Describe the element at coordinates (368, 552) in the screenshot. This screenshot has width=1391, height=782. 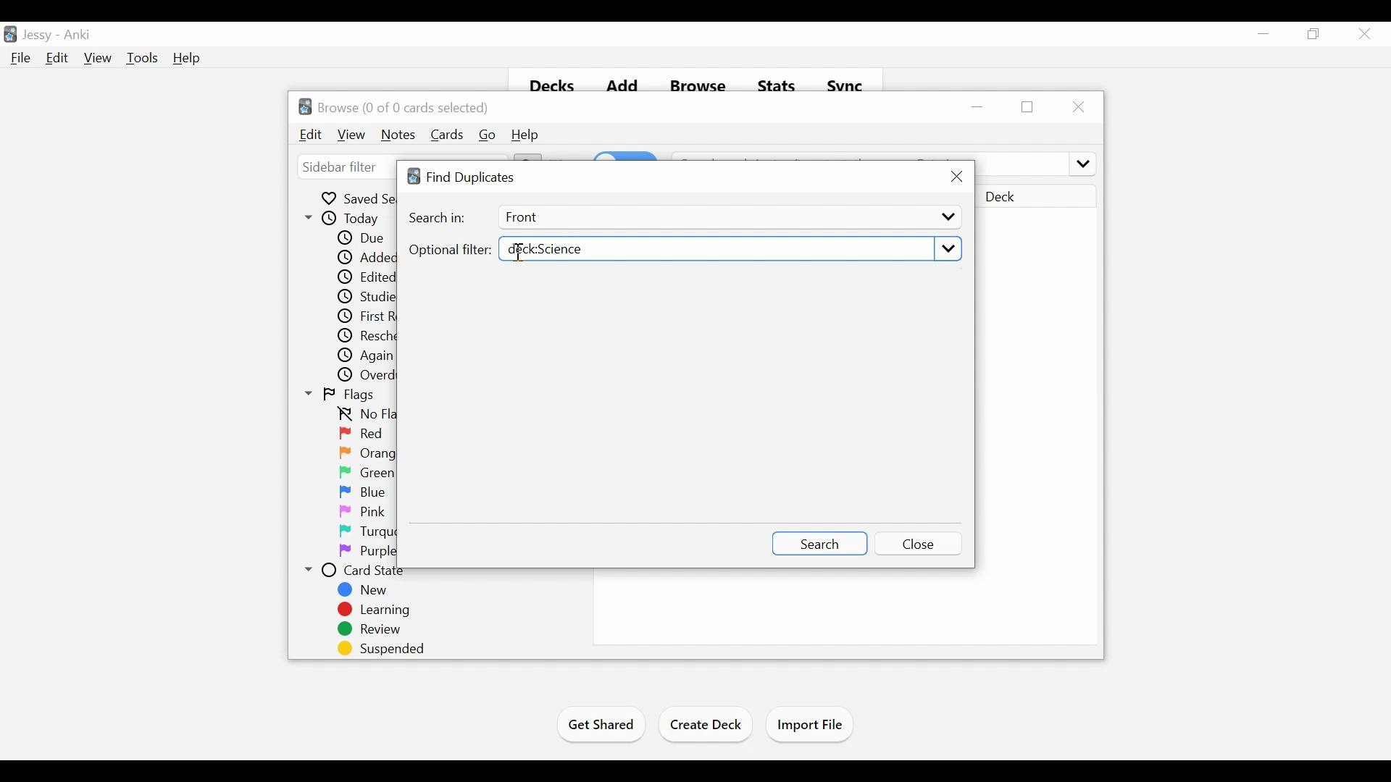
I see `Purple` at that location.